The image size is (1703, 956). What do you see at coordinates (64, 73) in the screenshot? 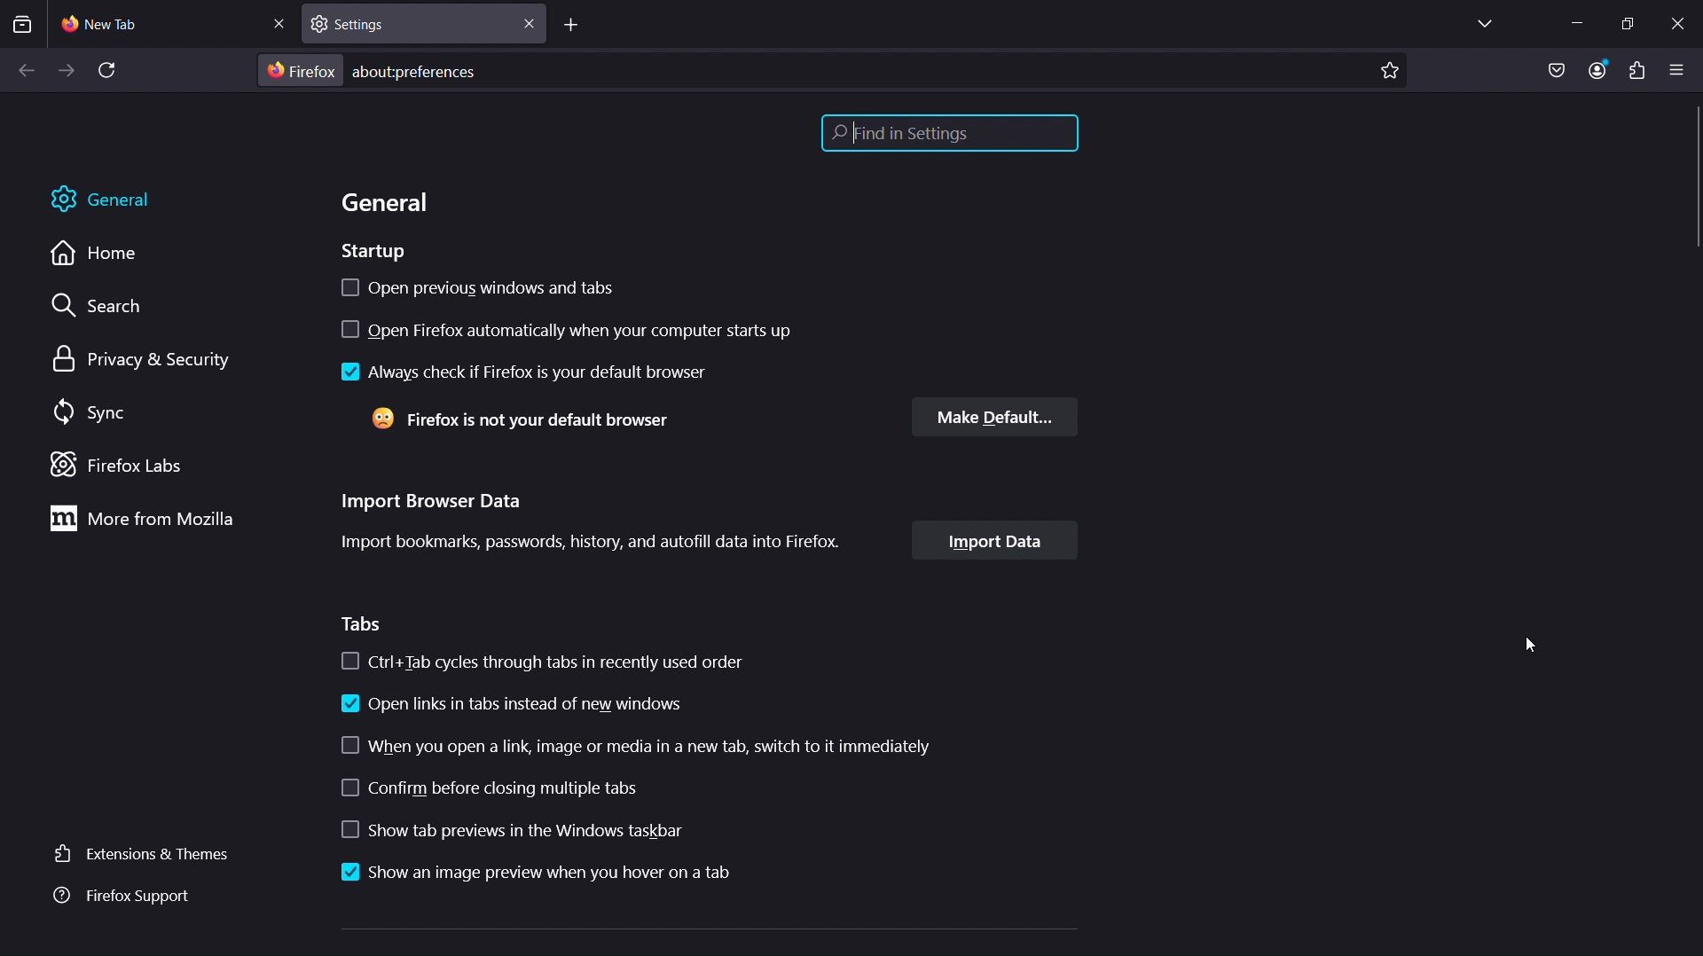
I see `Forward` at bounding box center [64, 73].